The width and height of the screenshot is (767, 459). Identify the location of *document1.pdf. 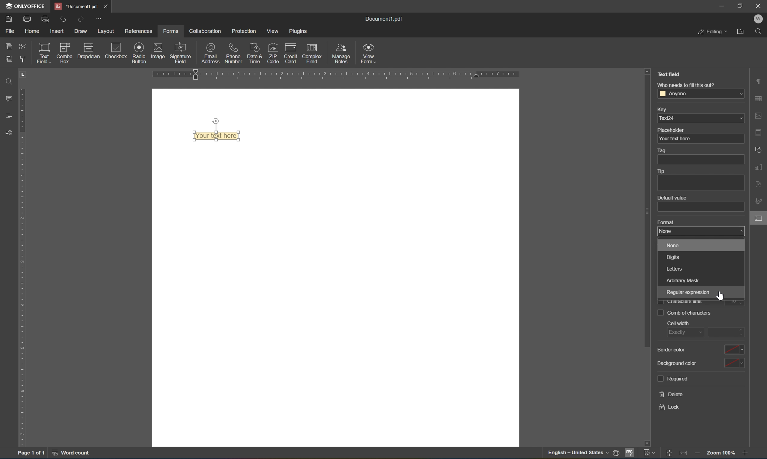
(77, 6).